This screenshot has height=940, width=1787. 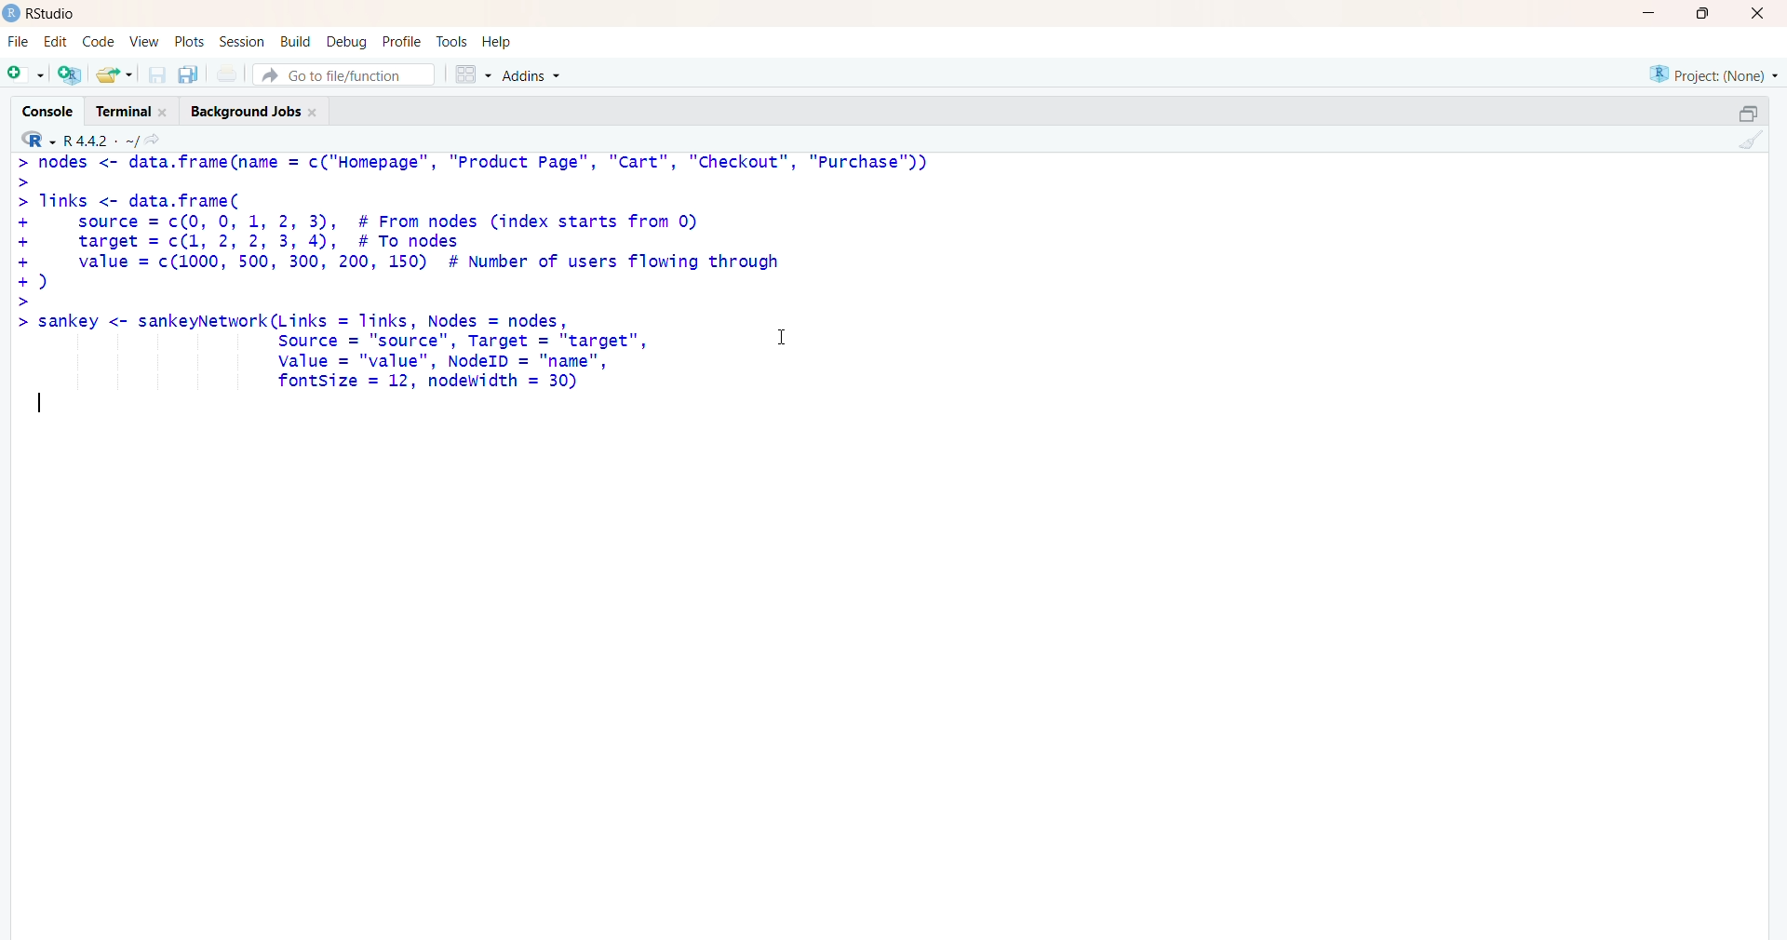 What do you see at coordinates (452, 39) in the screenshot?
I see `tools` at bounding box center [452, 39].